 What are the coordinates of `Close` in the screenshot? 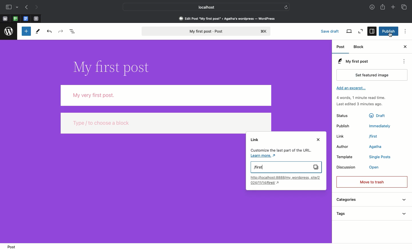 It's located at (405, 47).